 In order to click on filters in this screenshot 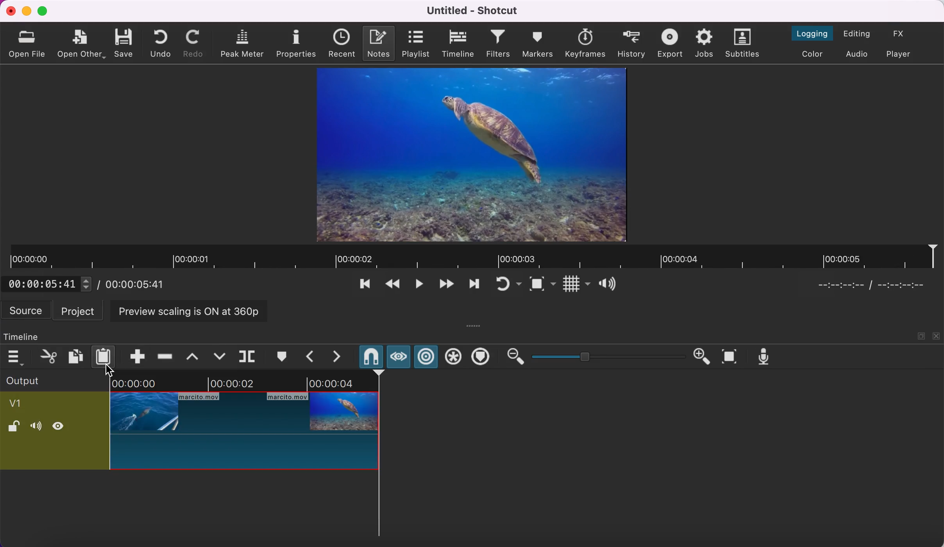, I will do `click(499, 44)`.